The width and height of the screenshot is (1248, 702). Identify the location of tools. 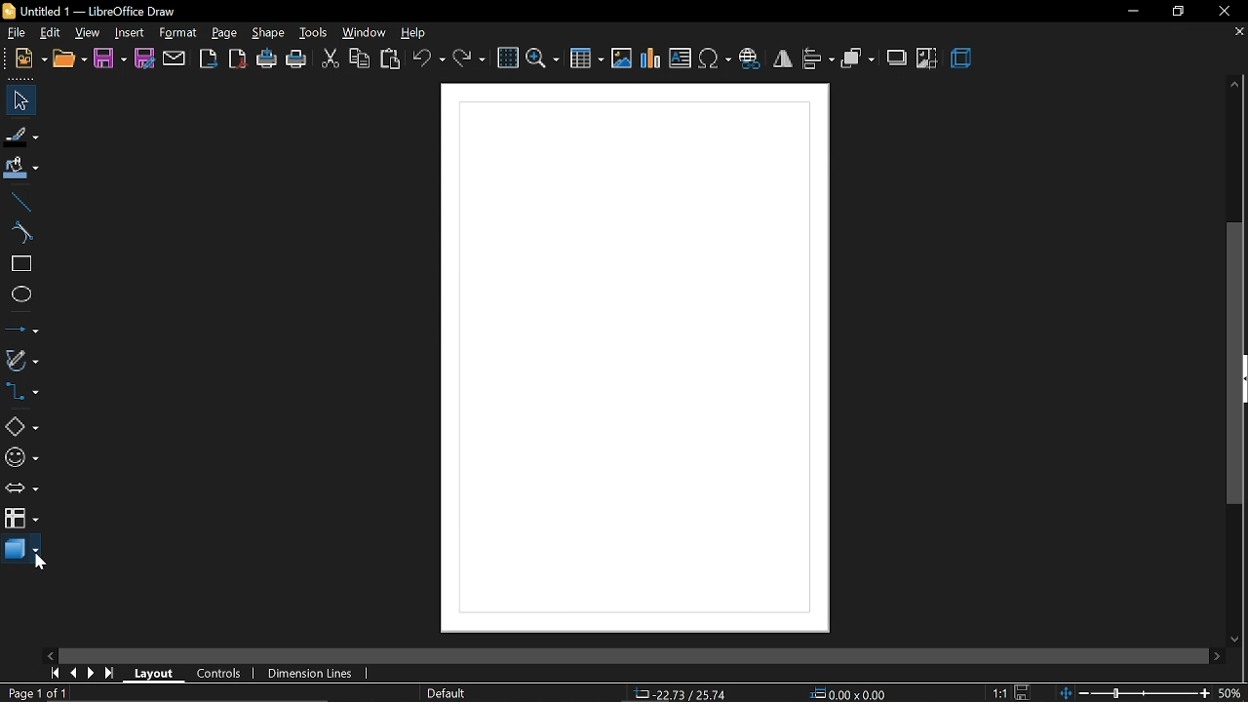
(316, 33).